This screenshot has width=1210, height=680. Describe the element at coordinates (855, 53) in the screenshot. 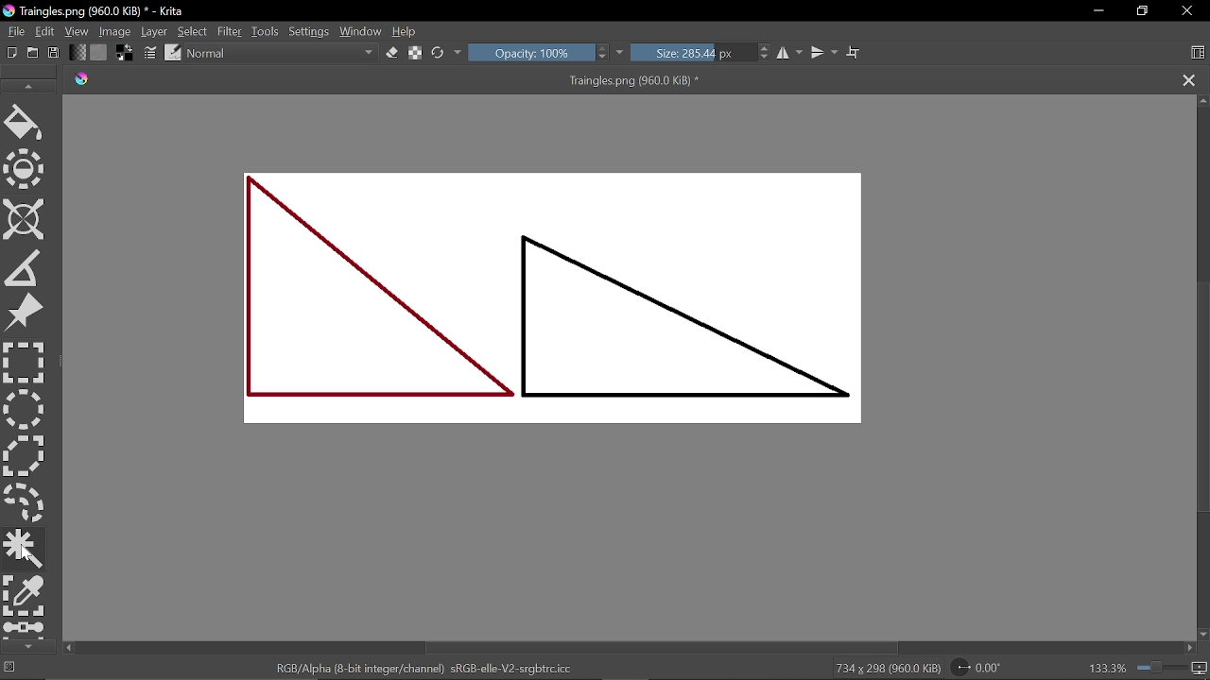

I see `Wrap text ` at that location.